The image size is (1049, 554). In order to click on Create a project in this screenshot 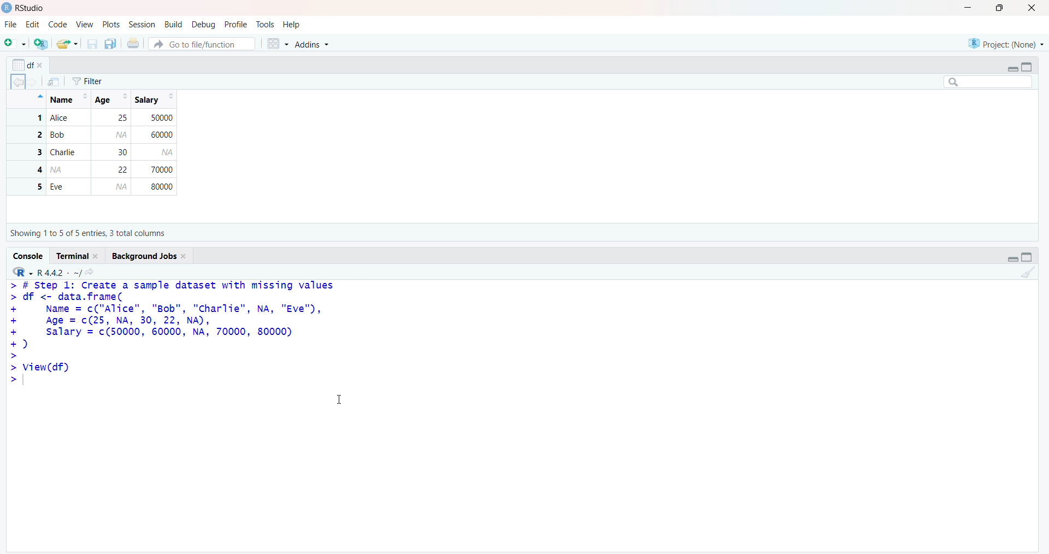, I will do `click(39, 44)`.